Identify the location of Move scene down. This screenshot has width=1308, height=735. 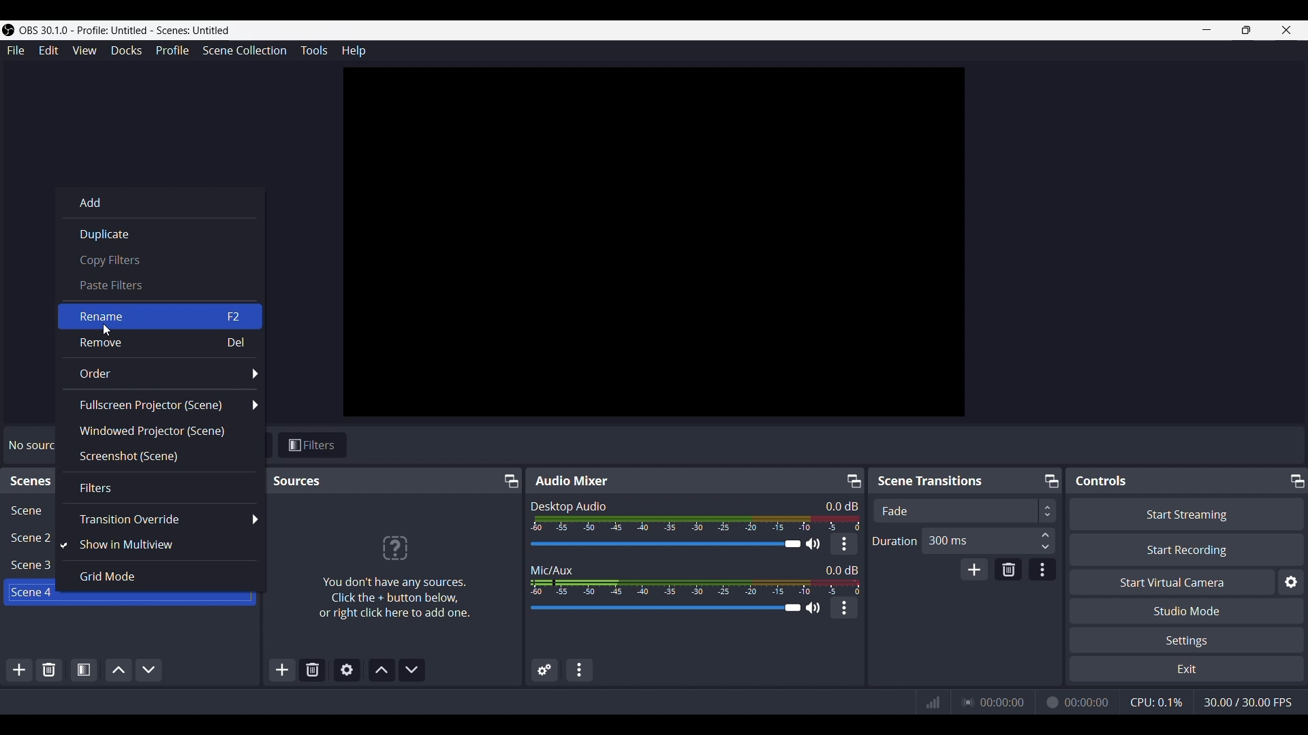
(149, 669).